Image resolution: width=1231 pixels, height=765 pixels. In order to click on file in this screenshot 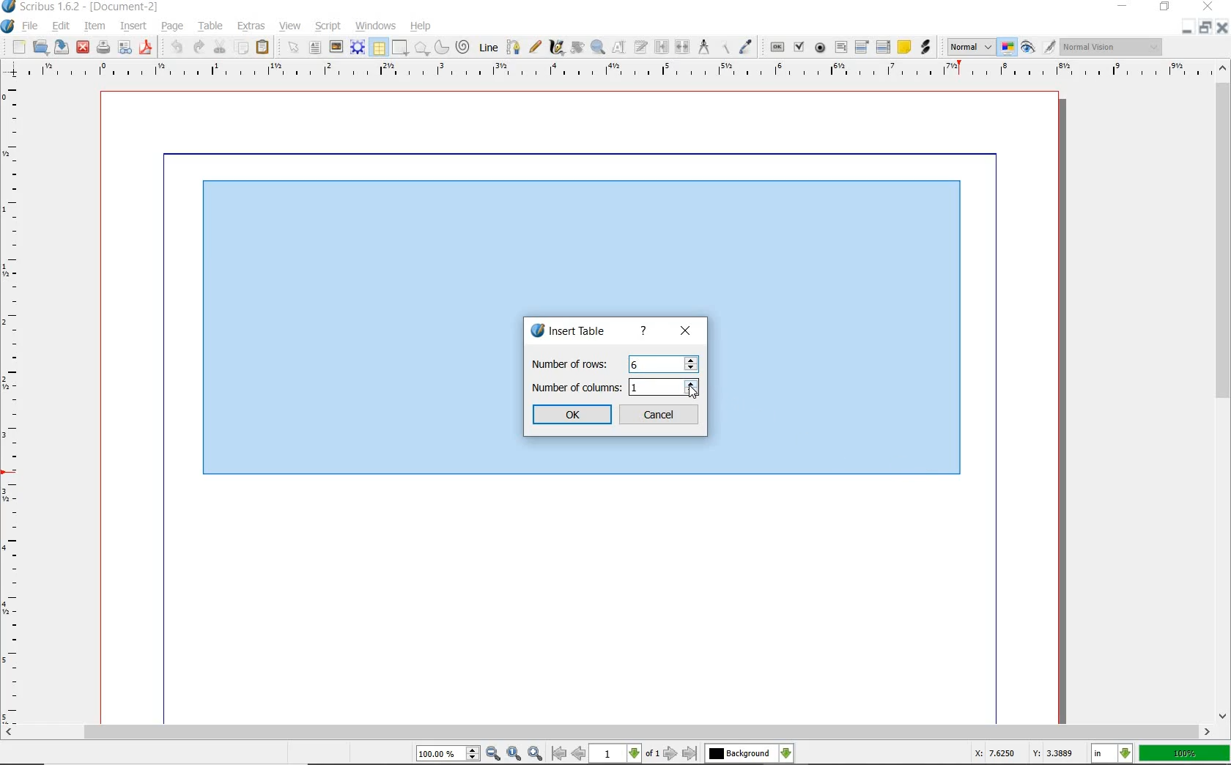, I will do `click(32, 27)`.